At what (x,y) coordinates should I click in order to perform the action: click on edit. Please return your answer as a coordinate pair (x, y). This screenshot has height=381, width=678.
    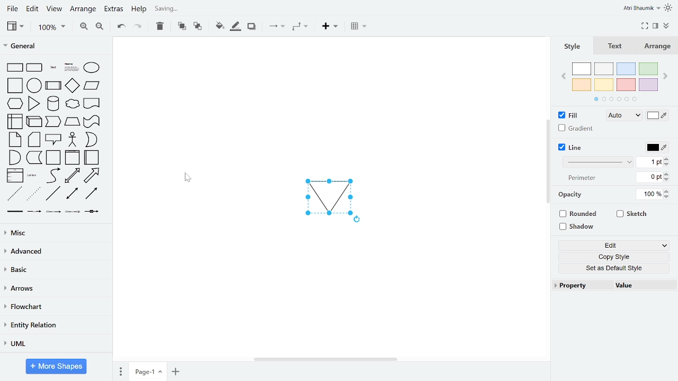
    Looking at the image, I should click on (33, 9).